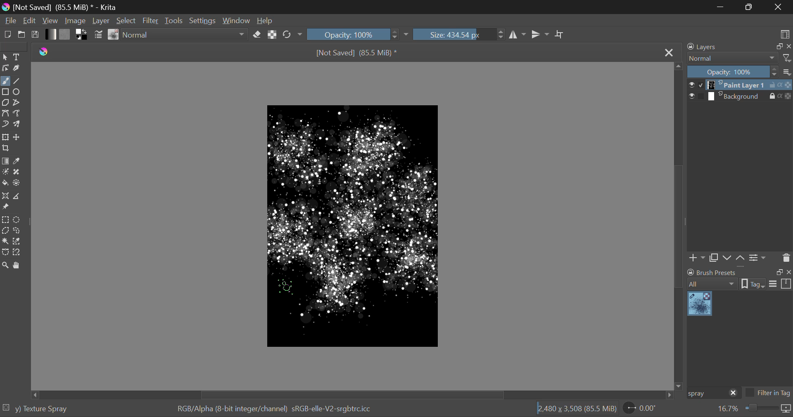 The height and width of the screenshot is (417, 793). I want to click on zoom slider, so click(760, 409).